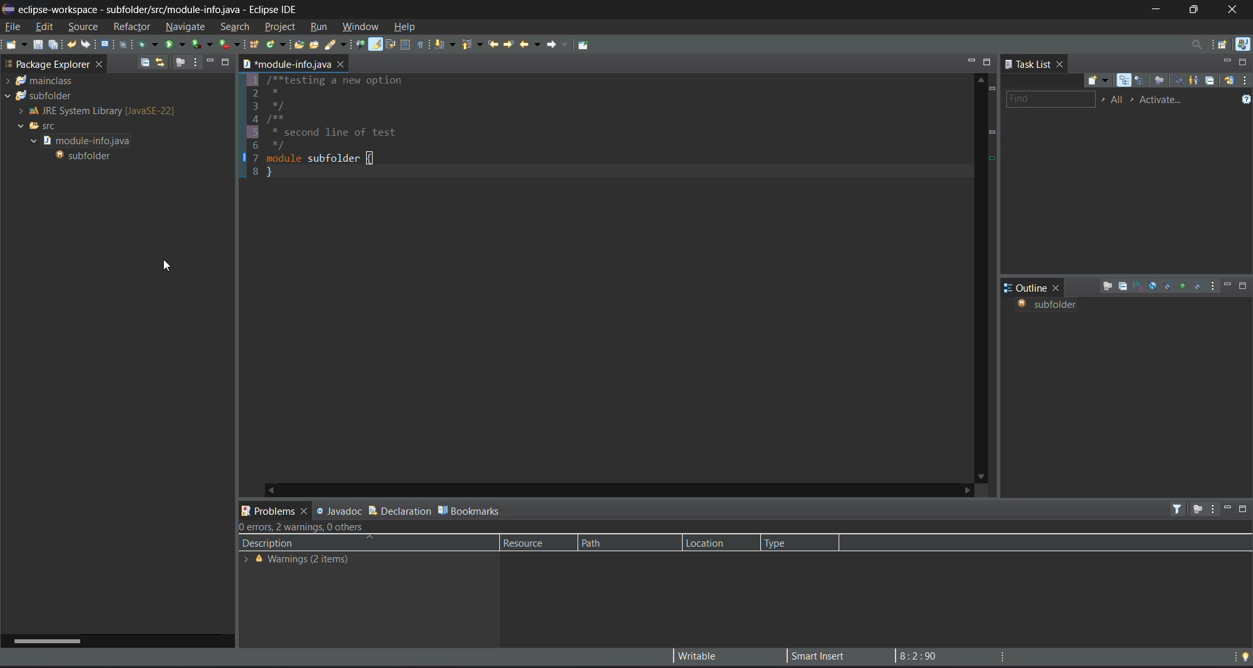 The width and height of the screenshot is (1253, 668). Describe the element at coordinates (1228, 61) in the screenshot. I see `minimize` at that location.